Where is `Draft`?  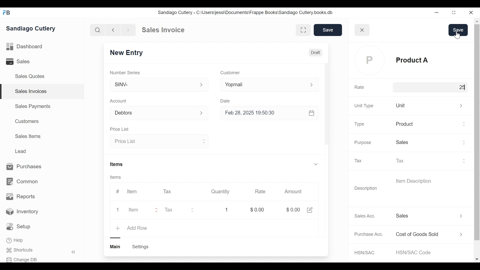
Draft is located at coordinates (316, 53).